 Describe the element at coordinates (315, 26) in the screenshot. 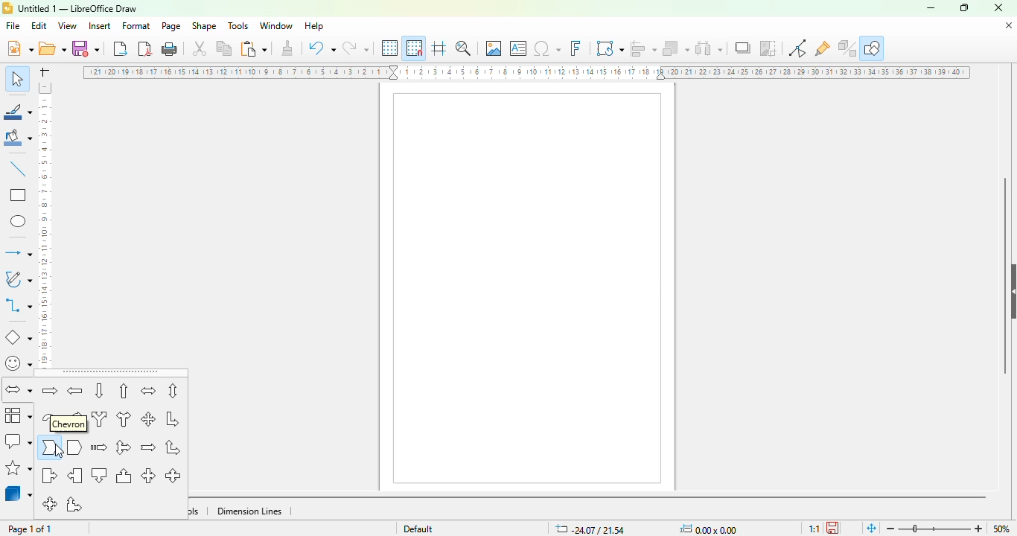

I see `help` at that location.